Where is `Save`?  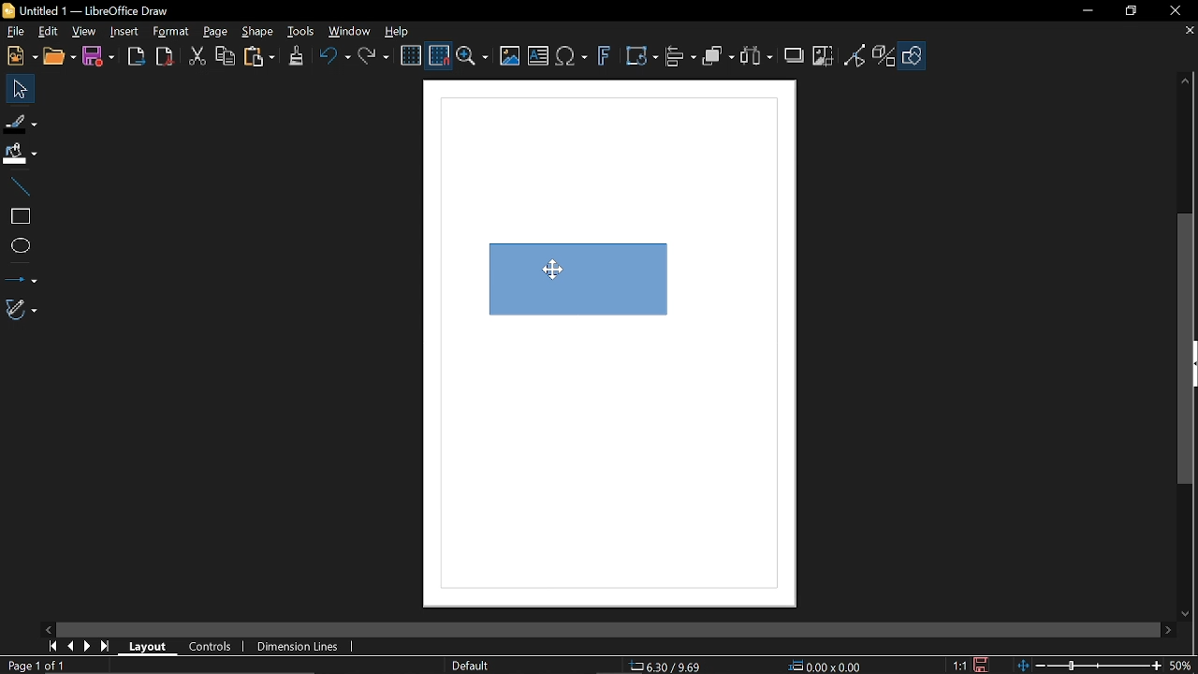 Save is located at coordinates (97, 58).